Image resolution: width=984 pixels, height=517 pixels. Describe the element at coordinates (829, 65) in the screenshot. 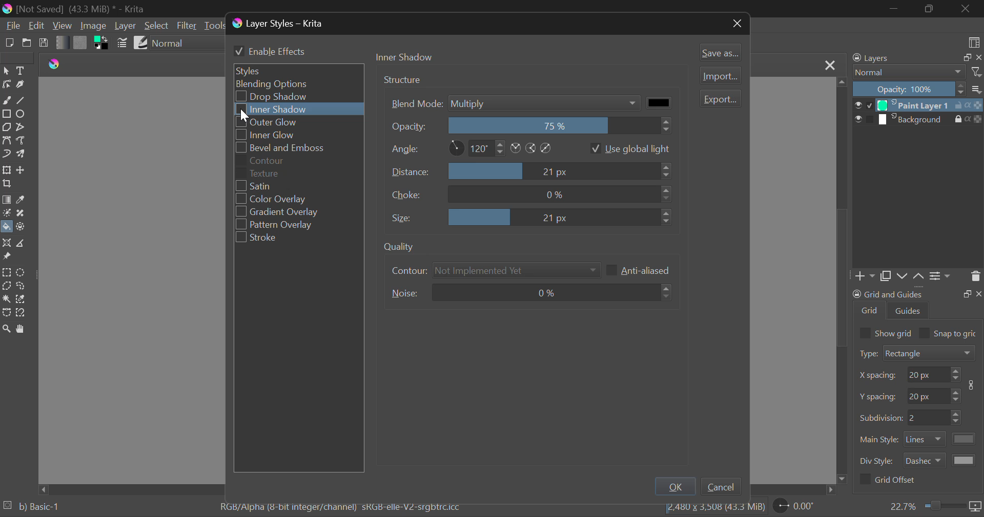

I see `Close` at that location.